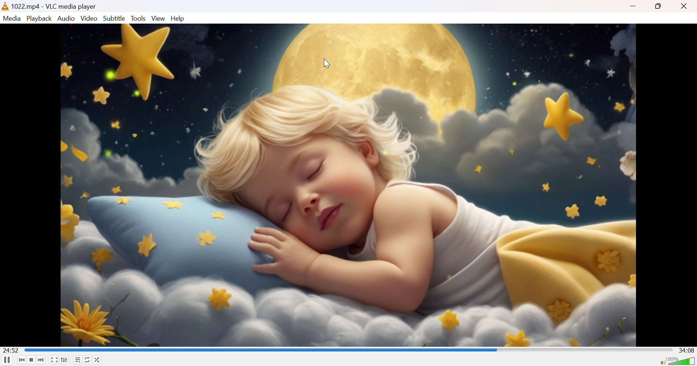  Describe the element at coordinates (685, 7) in the screenshot. I see `Close` at that location.